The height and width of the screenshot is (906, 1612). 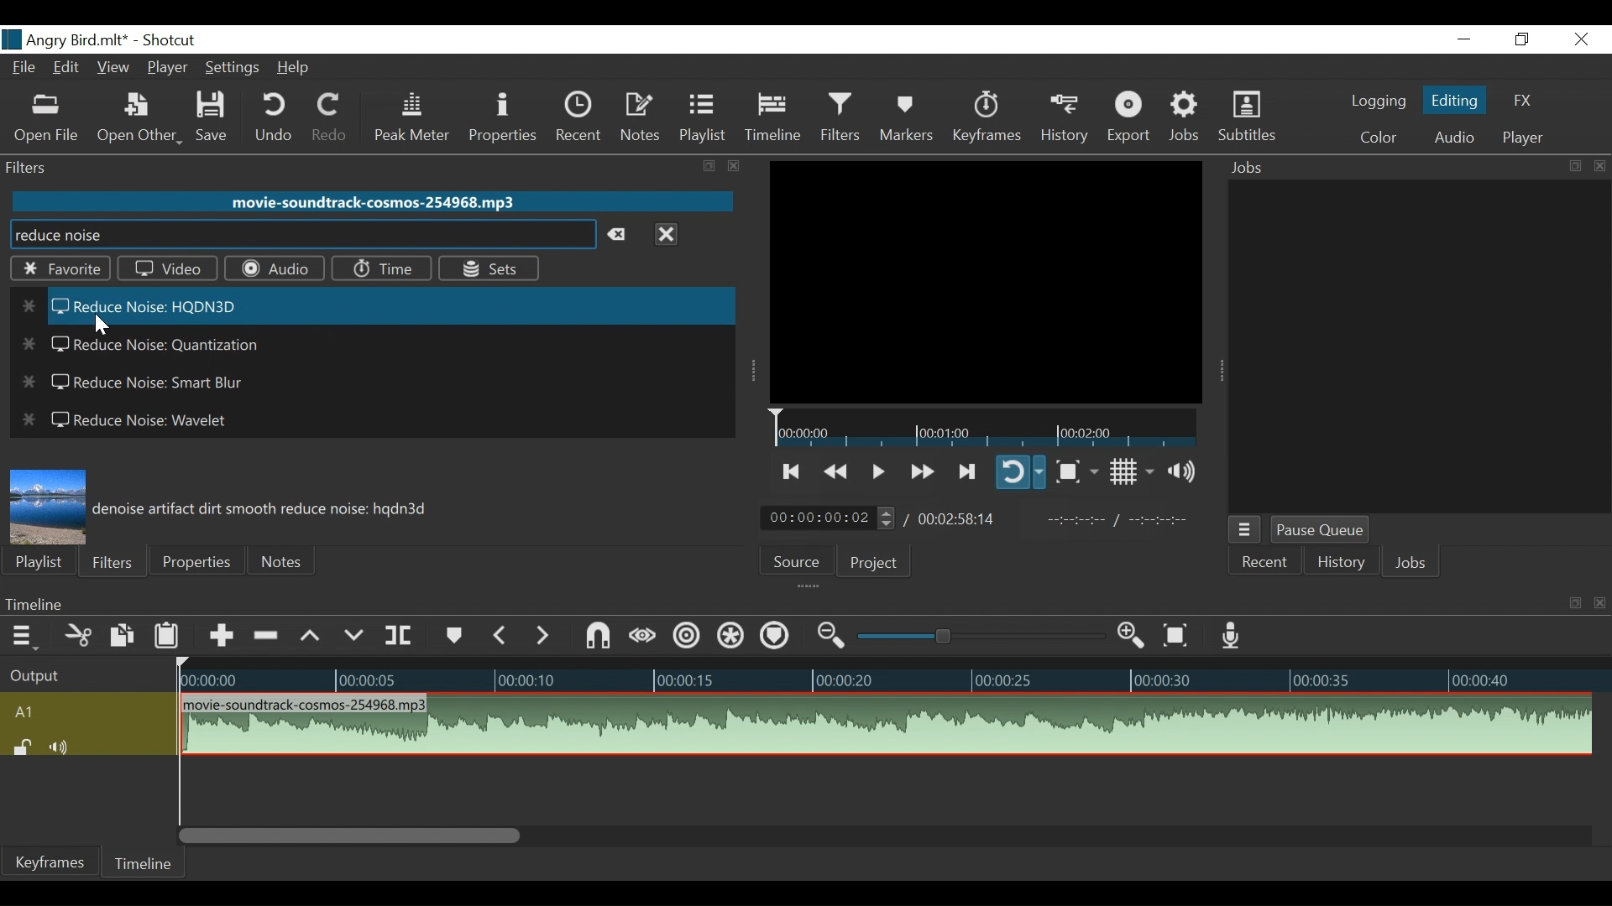 I want to click on Color, so click(x=1378, y=138).